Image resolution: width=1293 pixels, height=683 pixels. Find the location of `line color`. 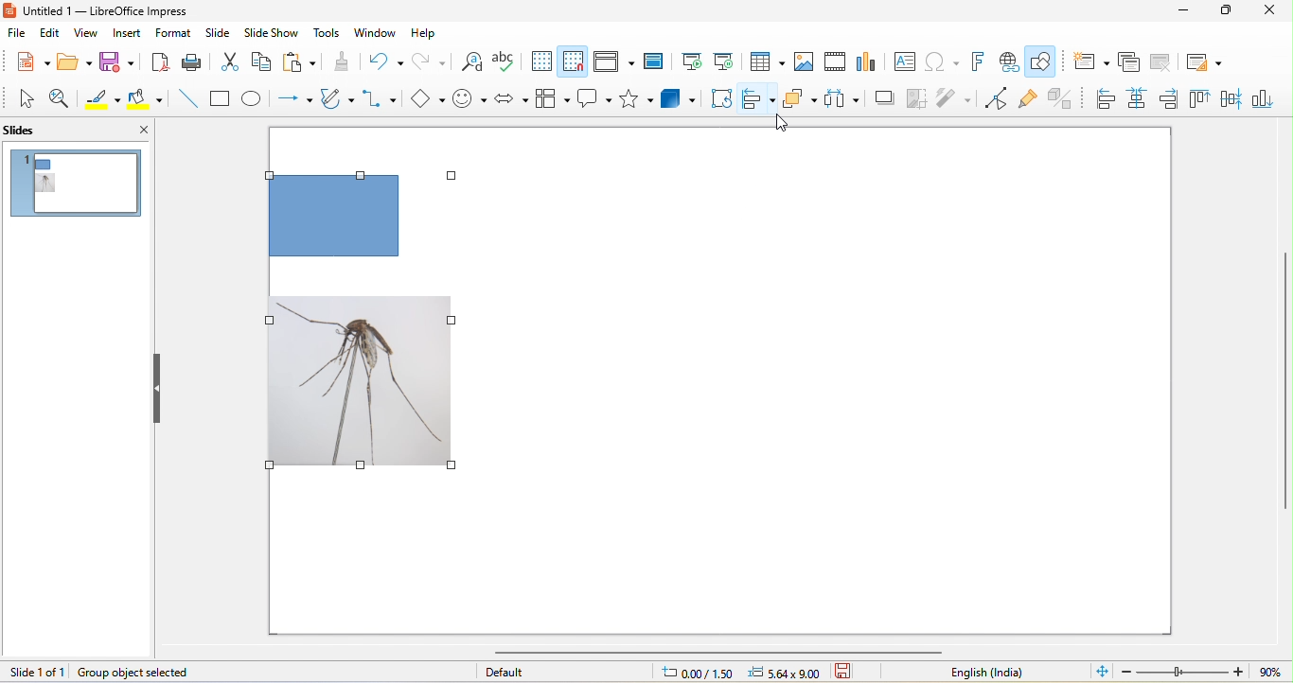

line color is located at coordinates (102, 98).